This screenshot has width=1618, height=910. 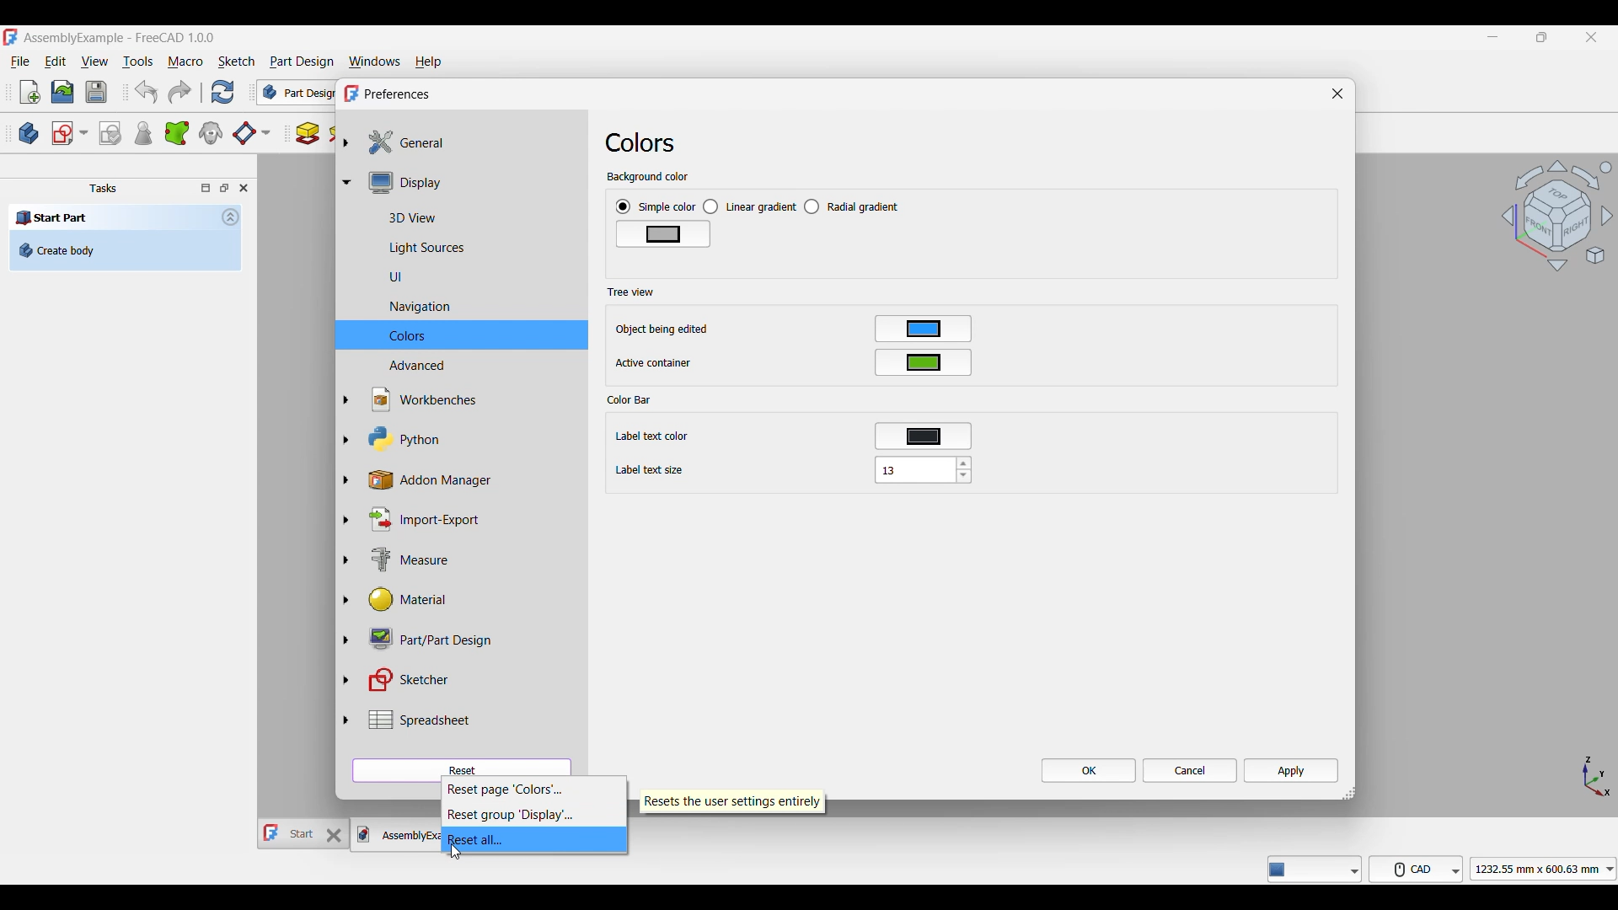 I want to click on Software logo, so click(x=351, y=94).